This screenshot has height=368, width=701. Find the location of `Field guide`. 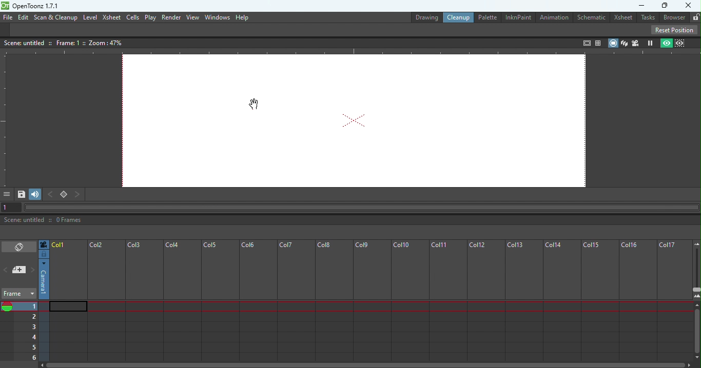

Field guide is located at coordinates (599, 41).